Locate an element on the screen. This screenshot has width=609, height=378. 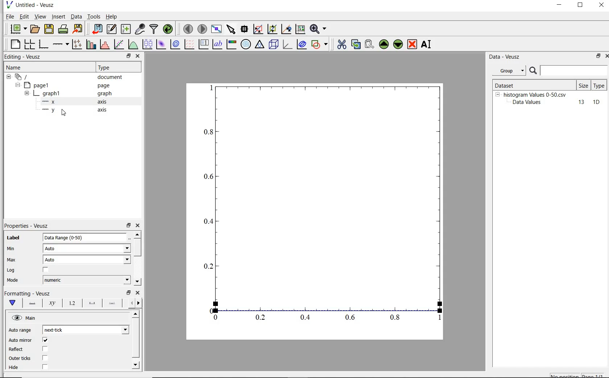
add shape is located at coordinates (320, 45).